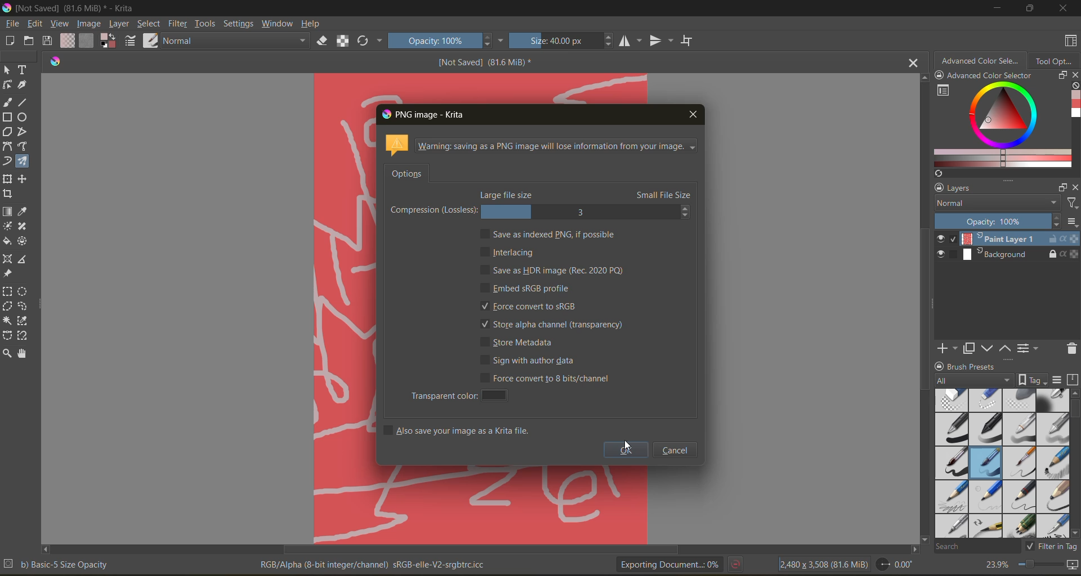 The height and width of the screenshot is (576, 1081). I want to click on embed srgb profile, so click(531, 287).